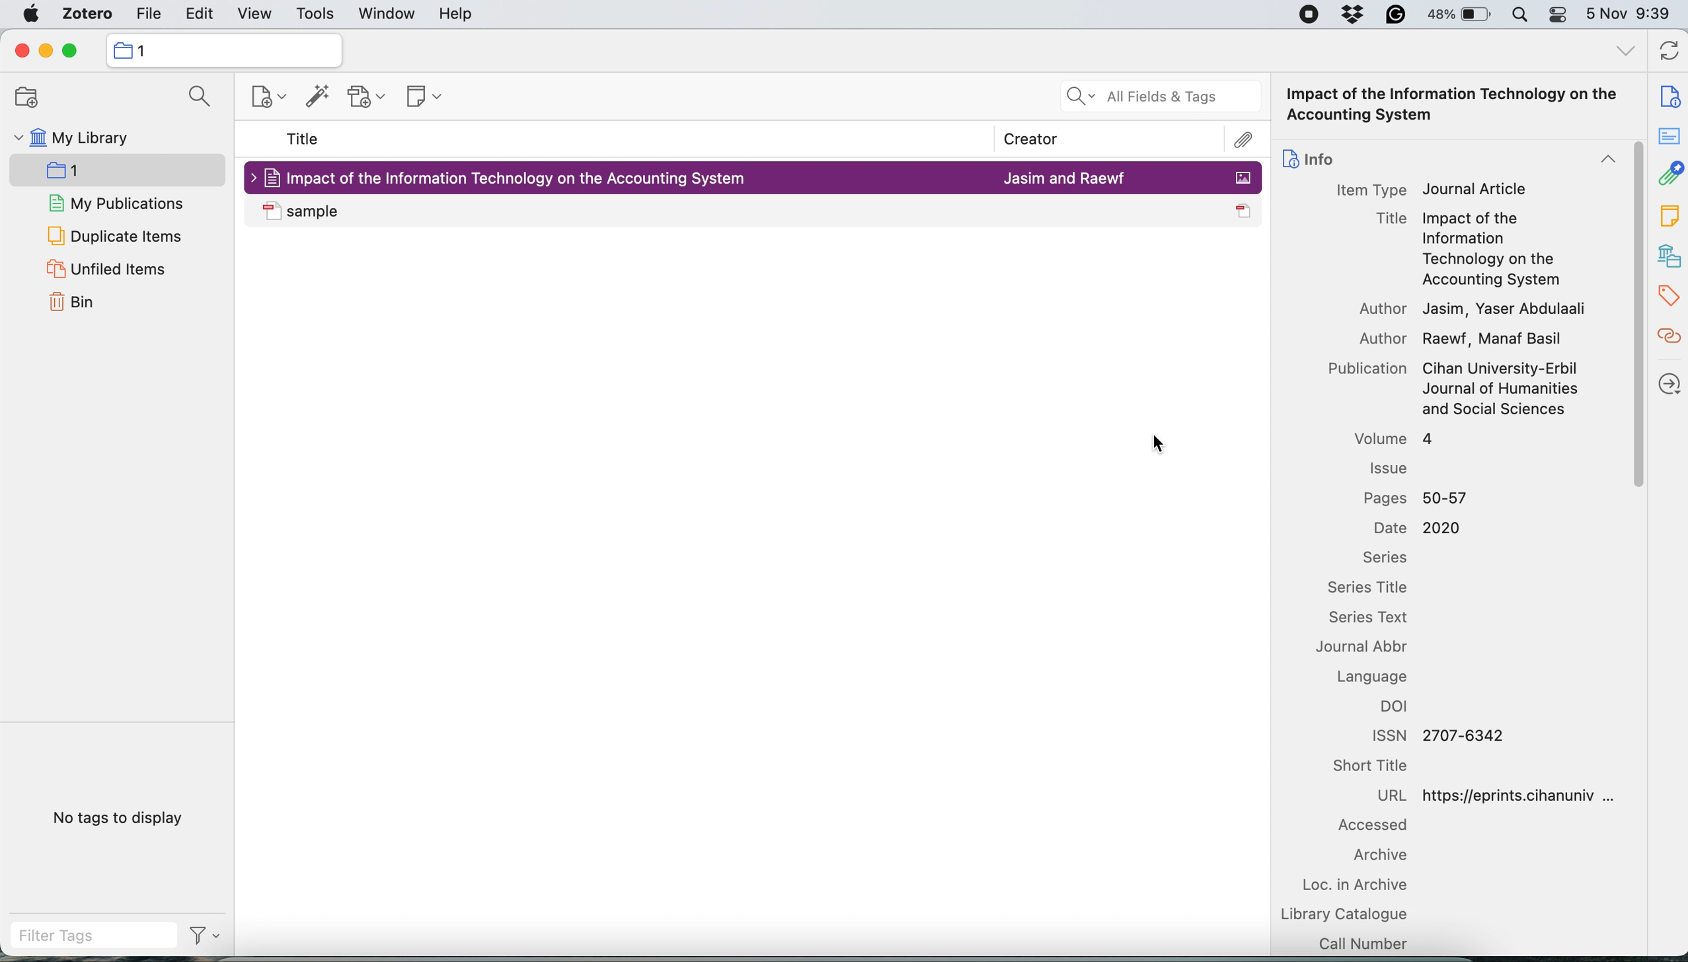  I want to click on screen recorder, so click(1309, 15).